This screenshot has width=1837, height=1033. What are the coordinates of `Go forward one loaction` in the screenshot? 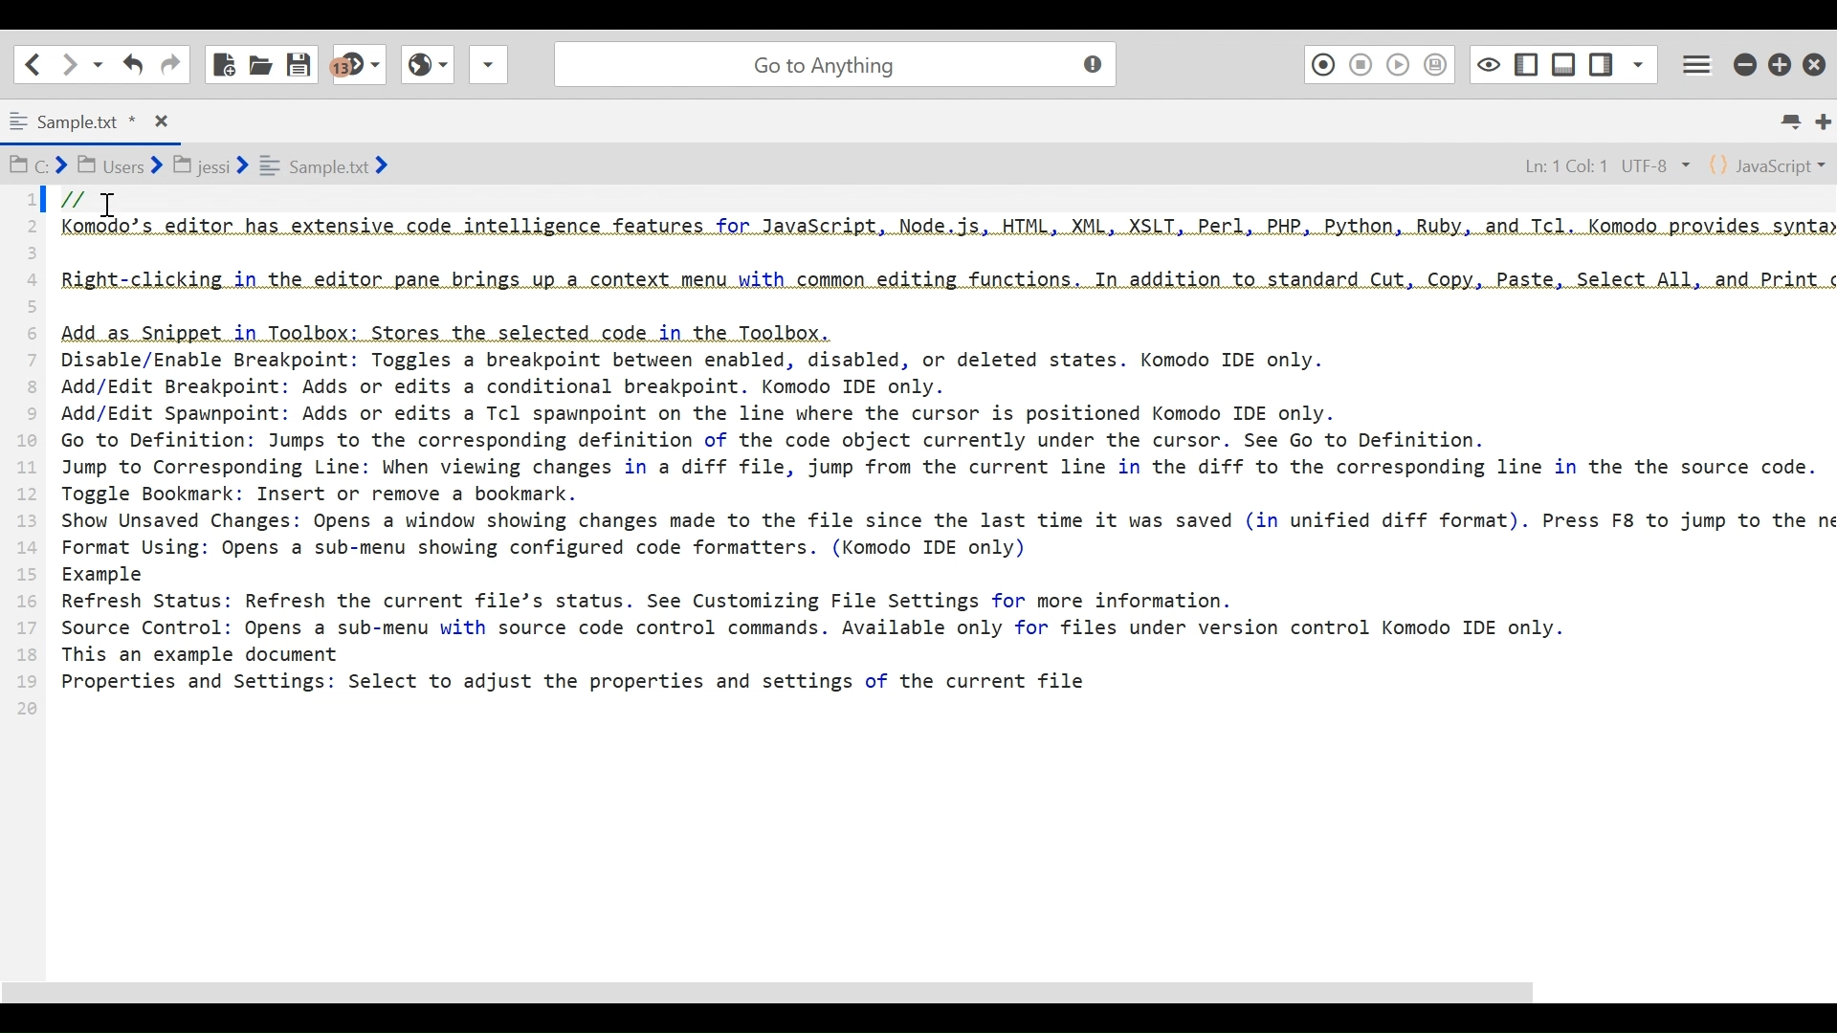 It's located at (68, 64).